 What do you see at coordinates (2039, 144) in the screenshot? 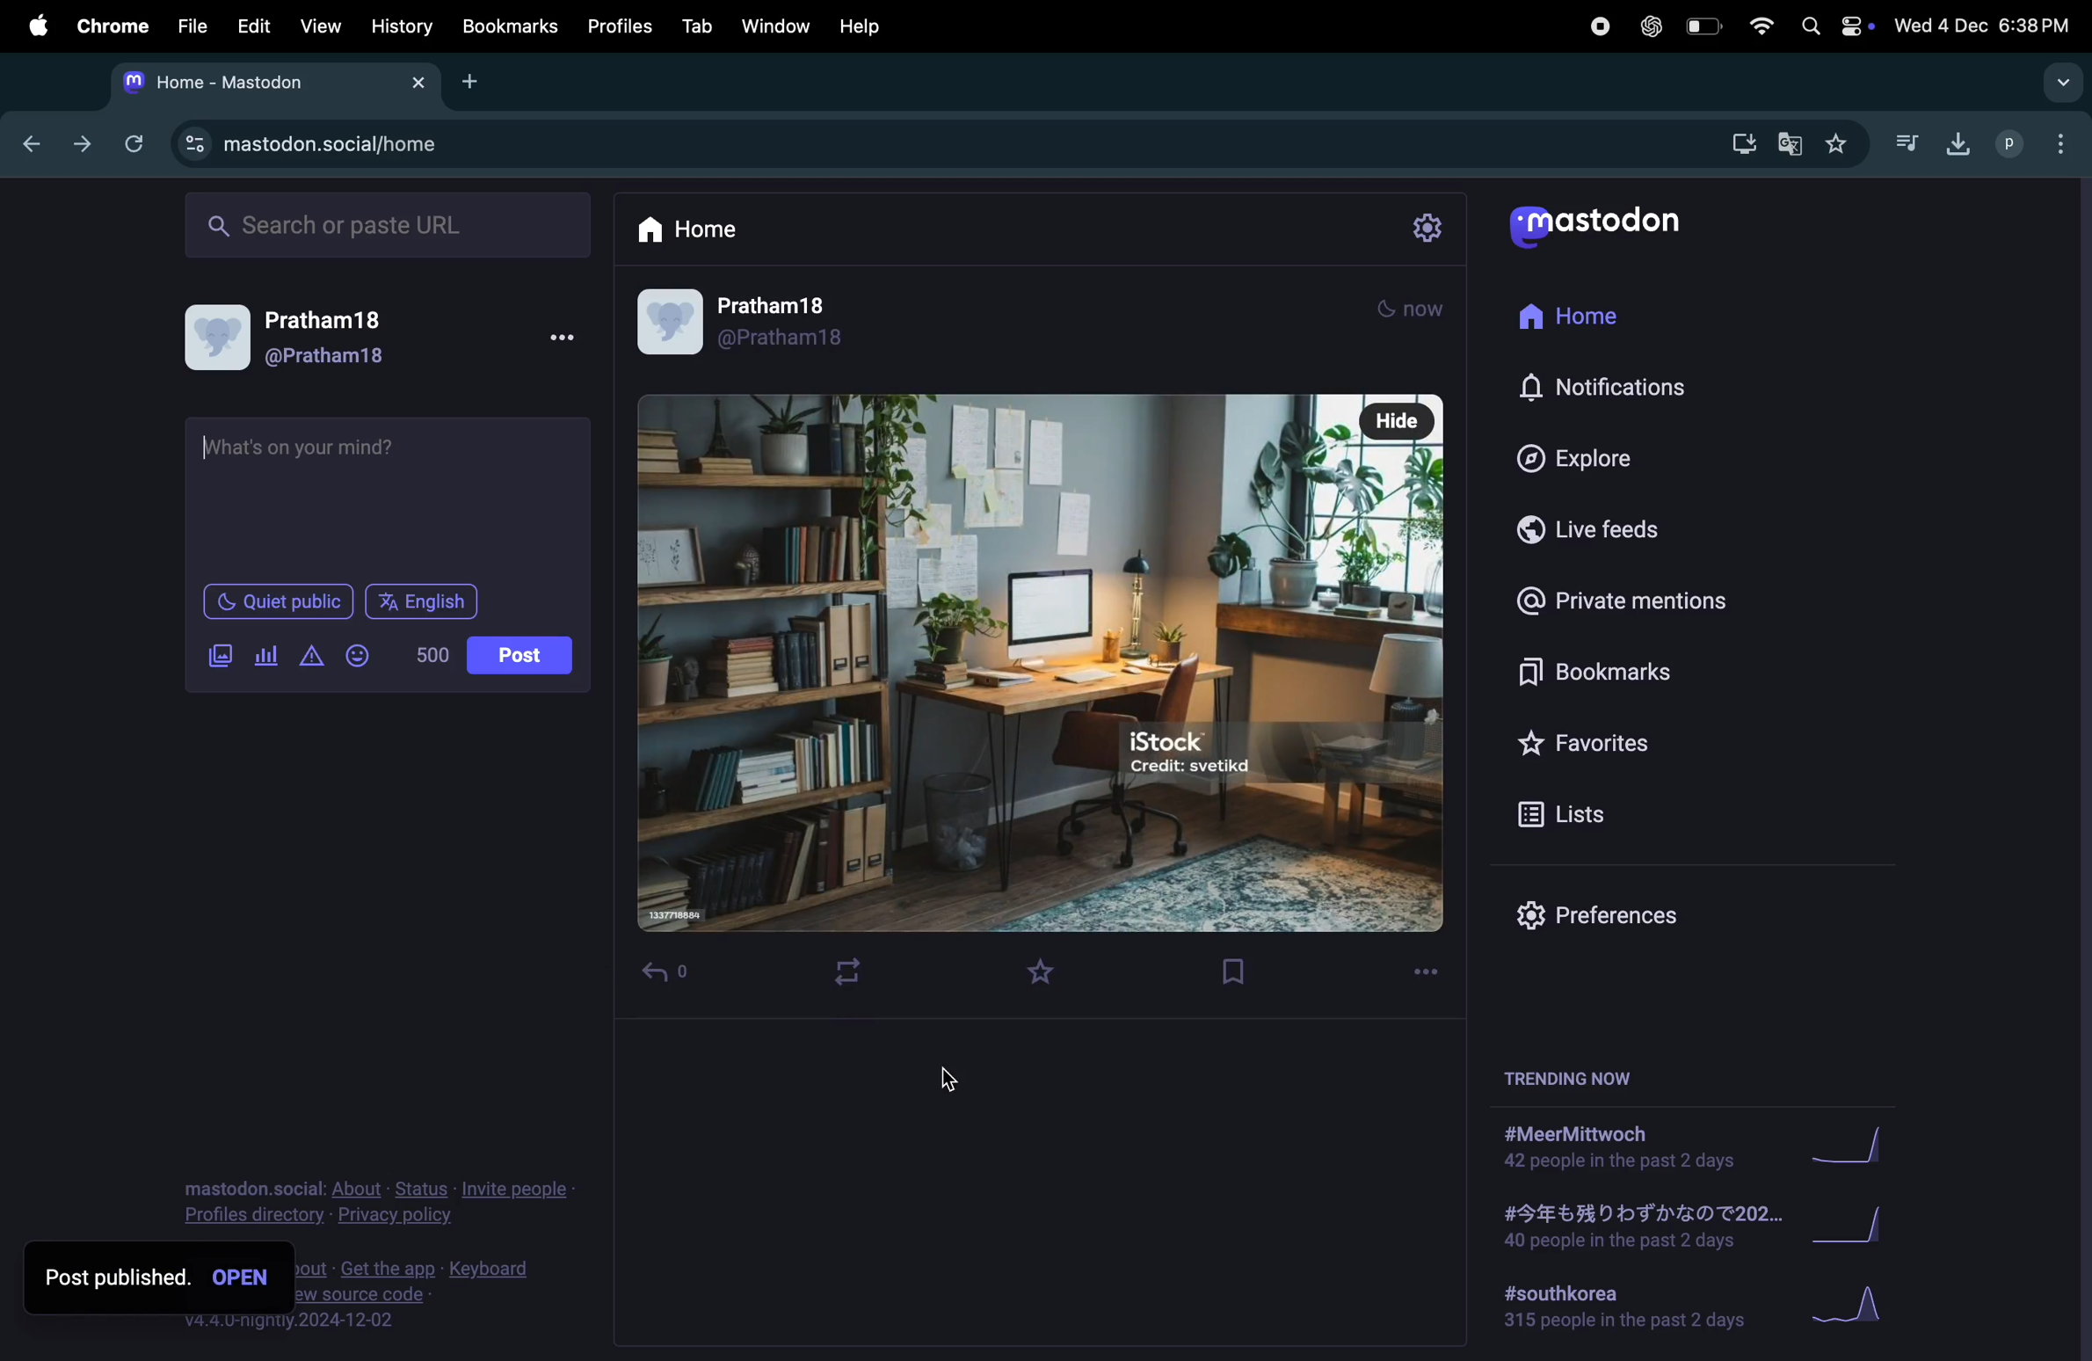
I see `userprofile` at bounding box center [2039, 144].